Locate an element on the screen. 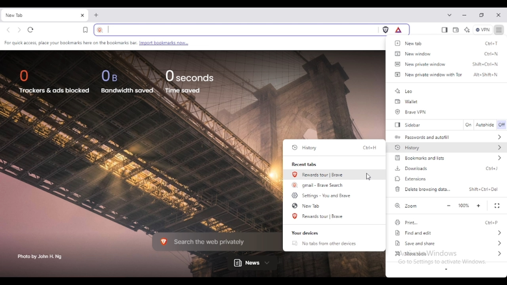 This screenshot has height=285, width=507. shortcut for print is located at coordinates (492, 222).